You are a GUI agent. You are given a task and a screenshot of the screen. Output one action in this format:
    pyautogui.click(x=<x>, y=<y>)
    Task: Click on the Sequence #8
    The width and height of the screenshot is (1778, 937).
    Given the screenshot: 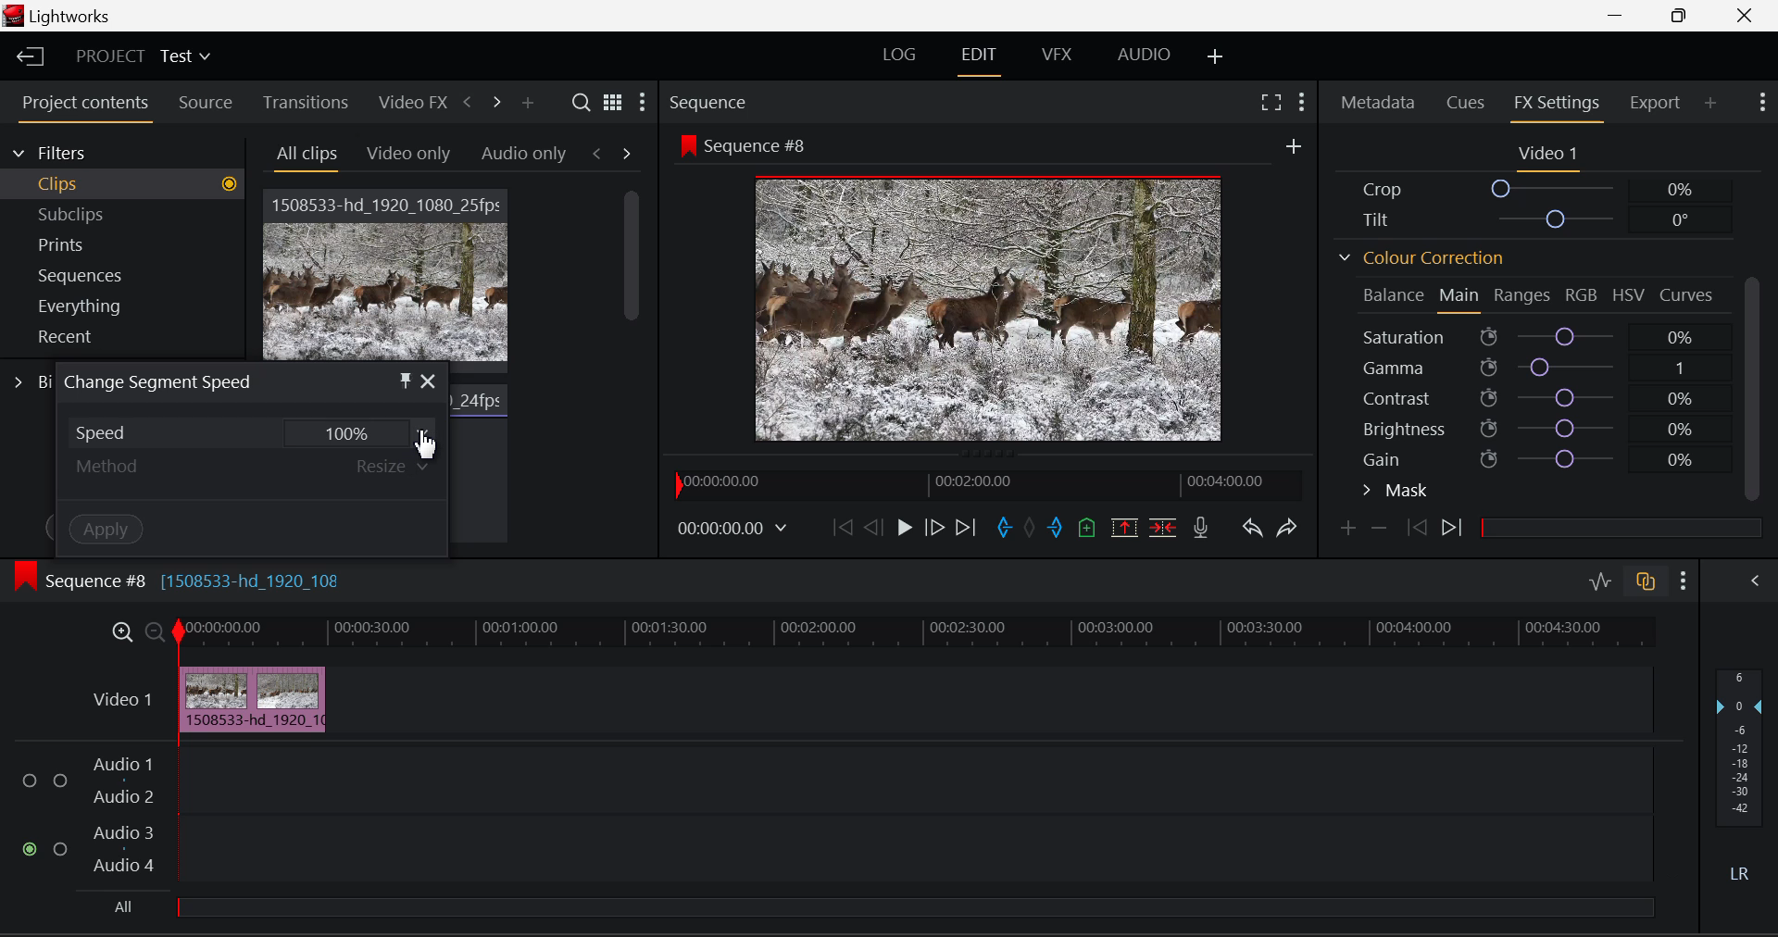 What is the action you would take?
    pyautogui.click(x=744, y=144)
    